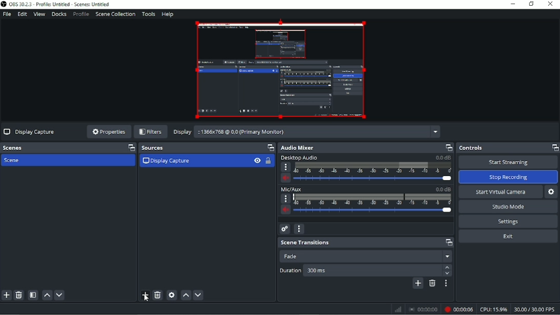  Describe the element at coordinates (183, 132) in the screenshot. I see `Display` at that location.